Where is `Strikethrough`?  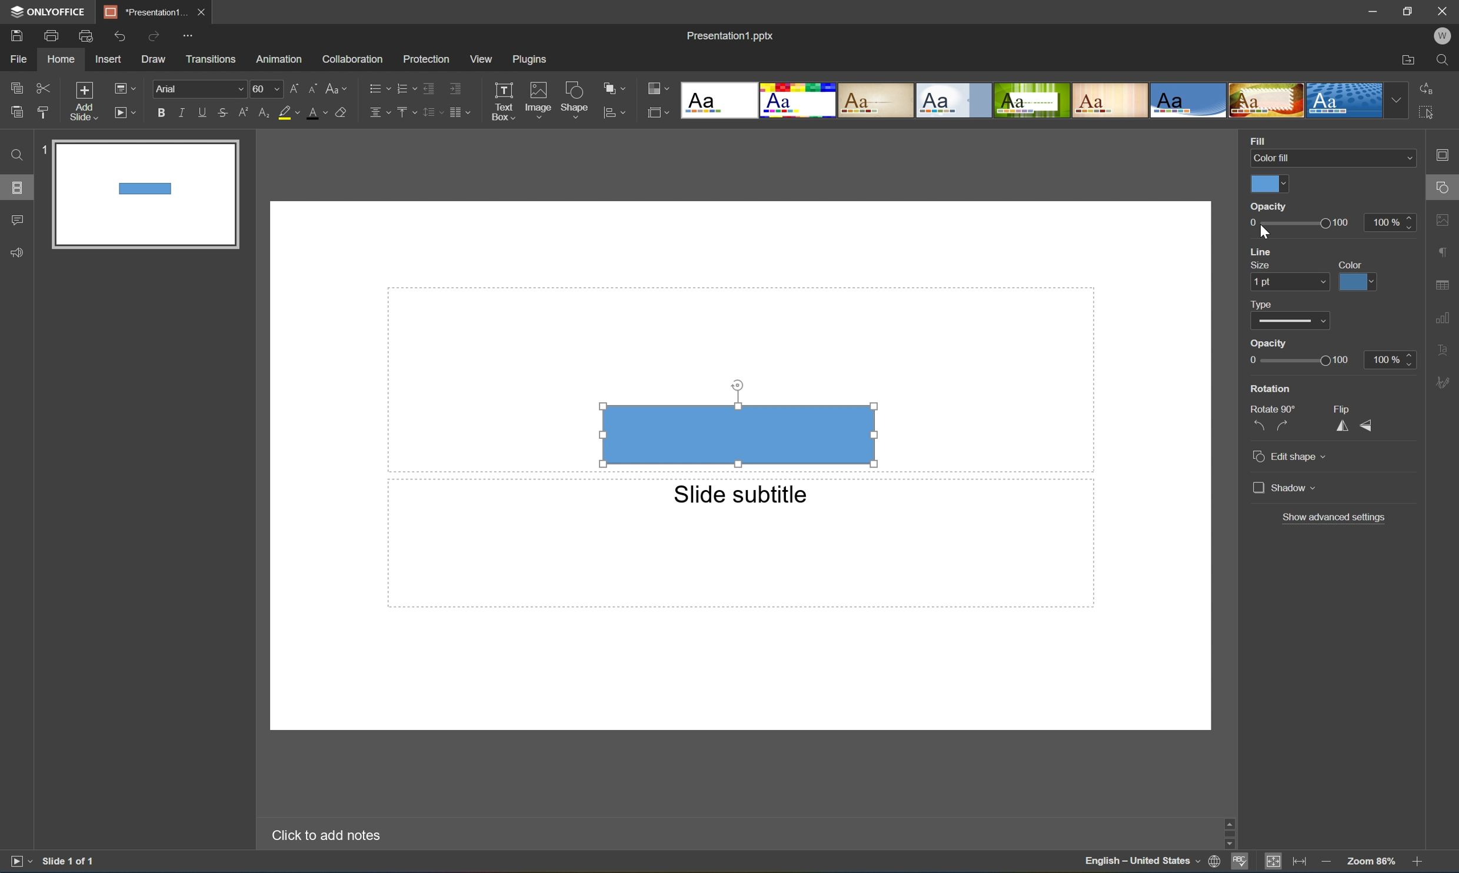
Strikethrough is located at coordinates (222, 114).